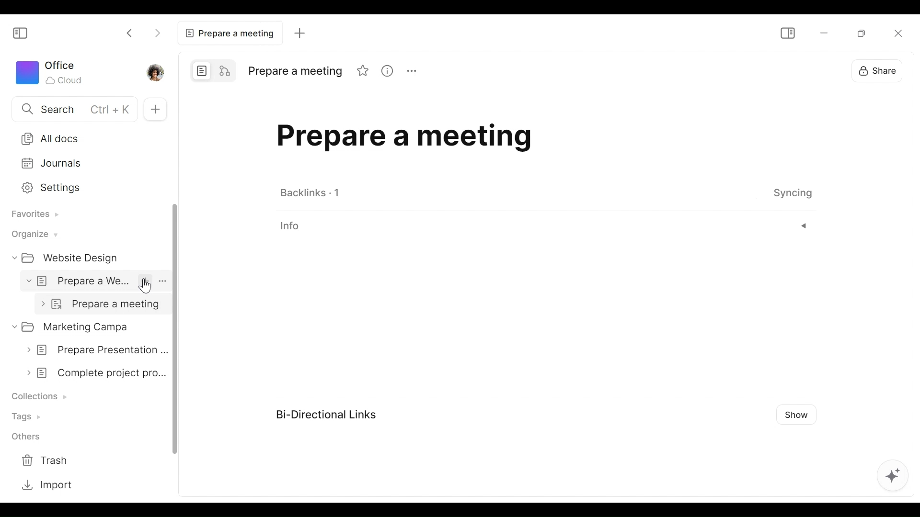 The width and height of the screenshot is (920, 517). Describe the element at coordinates (19, 34) in the screenshot. I see `Show/Hide Sidebar` at that location.